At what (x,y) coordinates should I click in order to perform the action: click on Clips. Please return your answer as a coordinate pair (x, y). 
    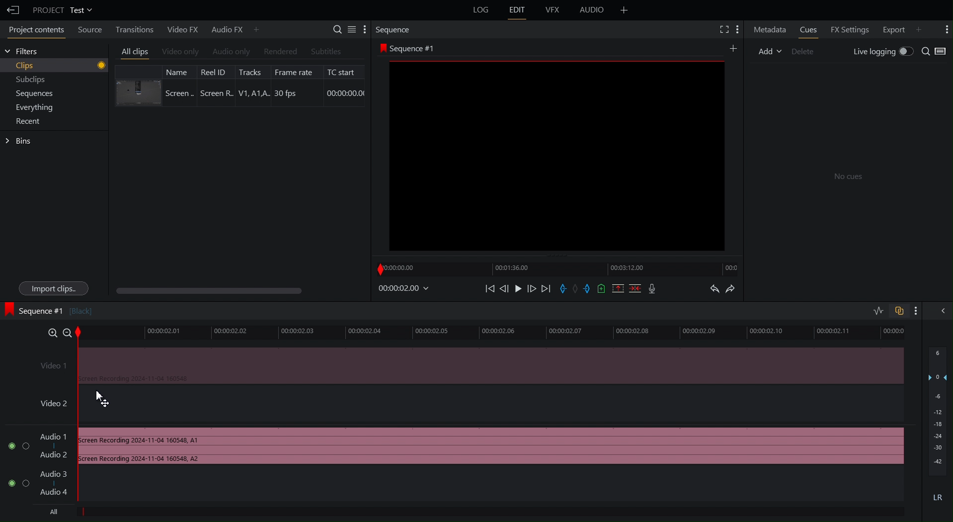
    Looking at the image, I should click on (55, 65).